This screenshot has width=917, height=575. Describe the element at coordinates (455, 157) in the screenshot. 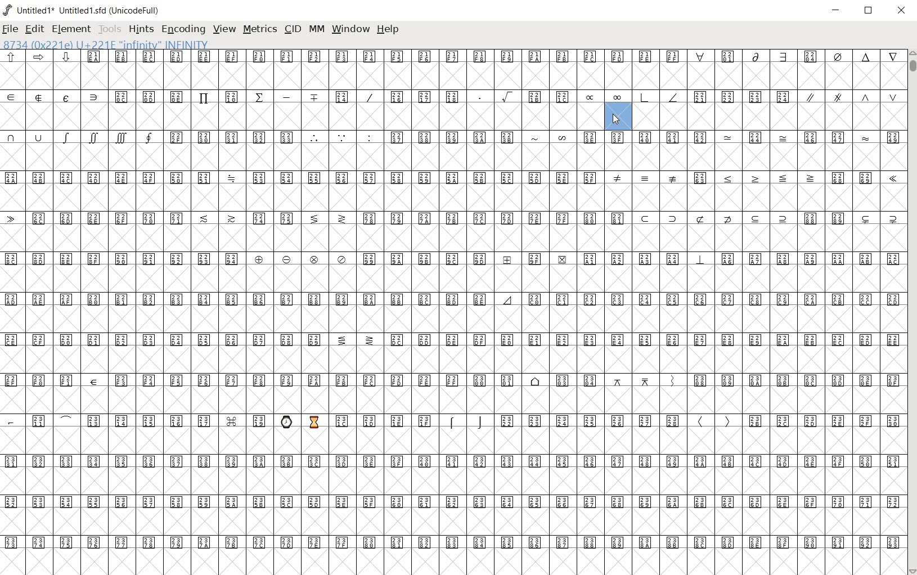

I see `empty glyph slots` at that location.